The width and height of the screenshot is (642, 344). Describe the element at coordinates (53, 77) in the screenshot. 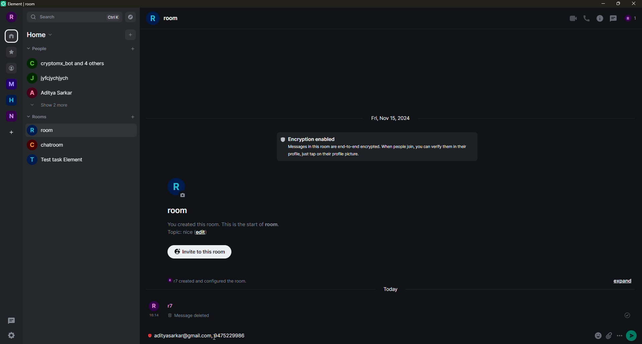

I see `people` at that location.